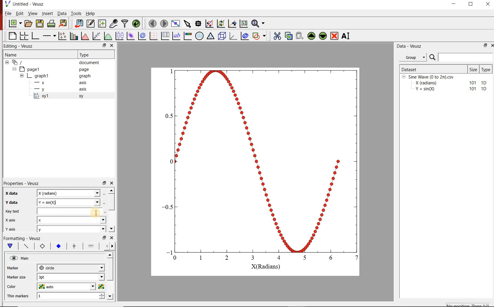  I want to click on Label, so click(10, 193).